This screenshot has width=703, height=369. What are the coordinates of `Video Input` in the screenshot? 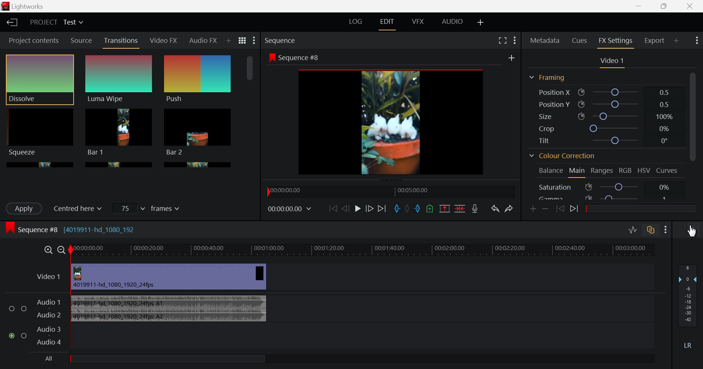 It's located at (152, 277).